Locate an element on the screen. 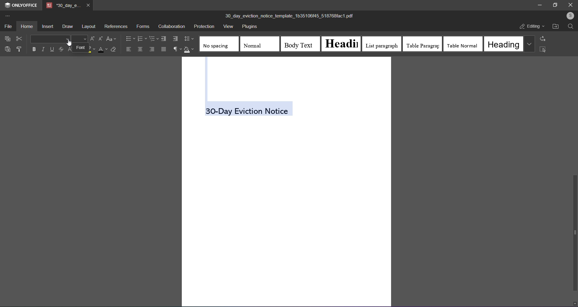 Image resolution: width=578 pixels, height=307 pixels. more is located at coordinates (529, 44).